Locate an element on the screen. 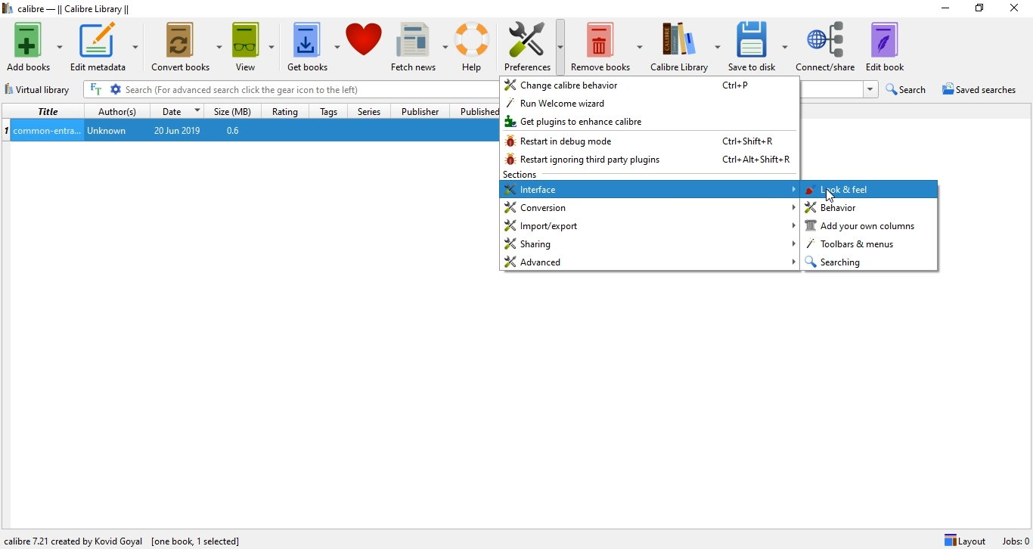  Donate to calibre is located at coordinates (365, 45).